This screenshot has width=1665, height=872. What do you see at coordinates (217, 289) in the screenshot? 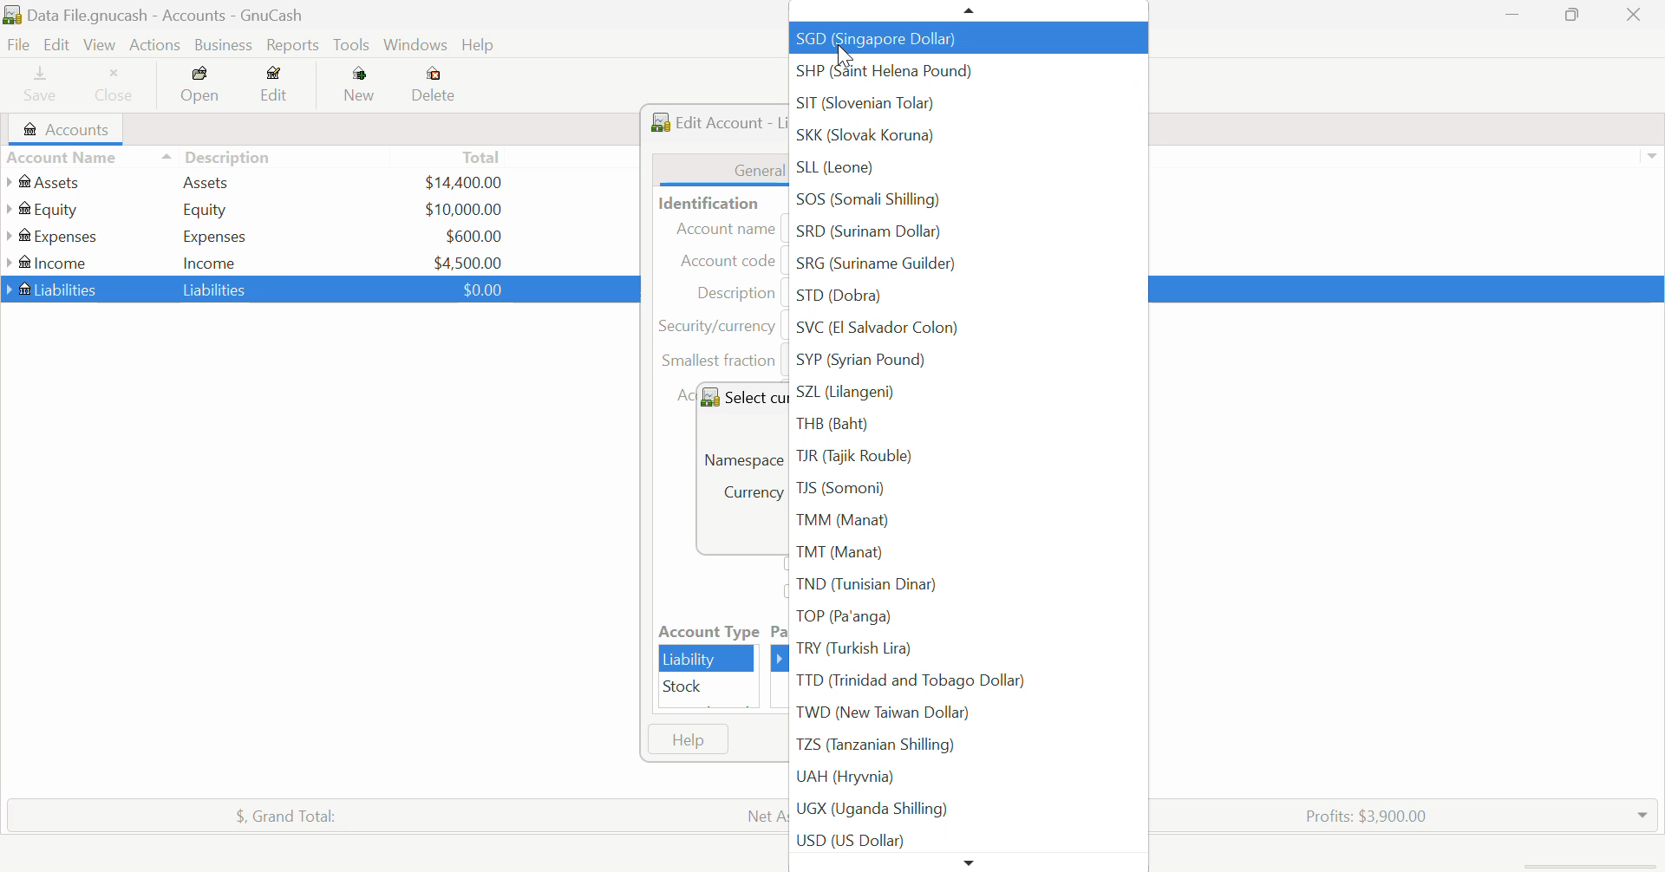
I see `Liabilities` at bounding box center [217, 289].